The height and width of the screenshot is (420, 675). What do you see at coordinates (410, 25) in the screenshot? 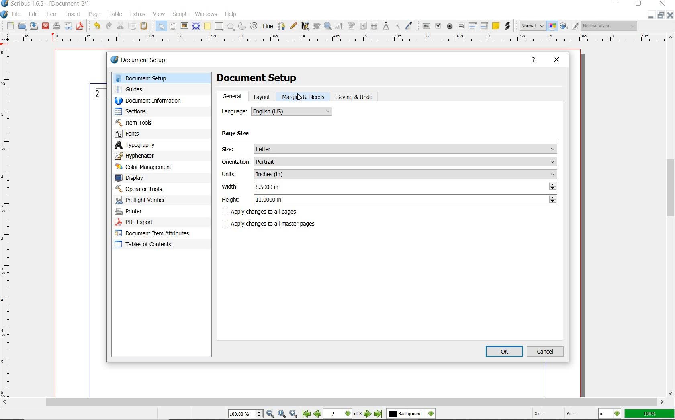
I see `eye dropper` at bounding box center [410, 25].